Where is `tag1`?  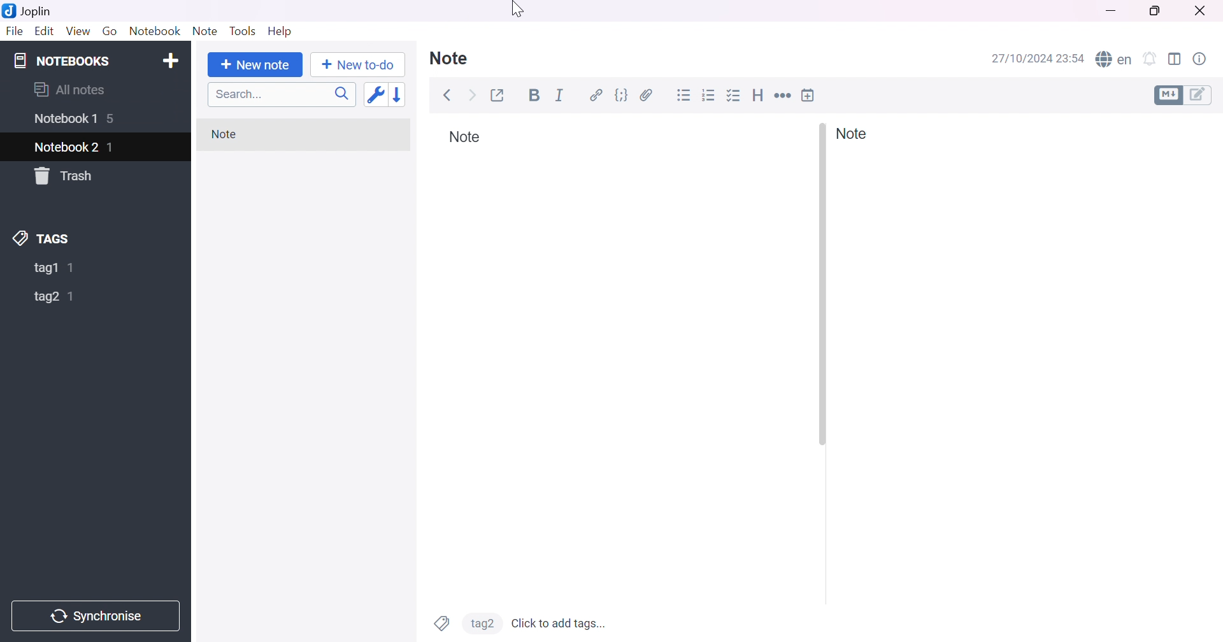
tag1 is located at coordinates (44, 269).